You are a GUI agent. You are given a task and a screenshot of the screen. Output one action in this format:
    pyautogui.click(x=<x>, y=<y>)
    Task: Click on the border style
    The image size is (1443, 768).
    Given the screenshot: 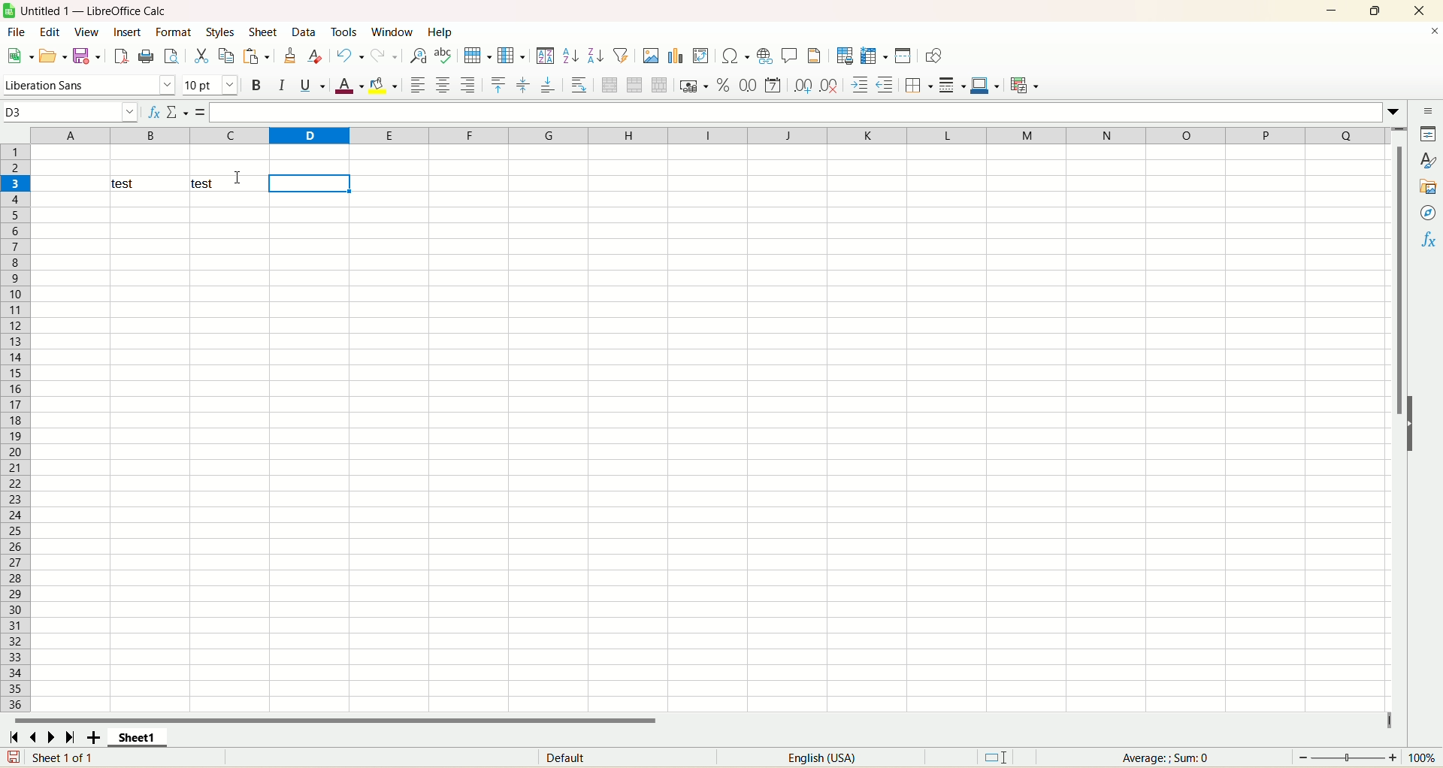 What is the action you would take?
    pyautogui.click(x=952, y=85)
    